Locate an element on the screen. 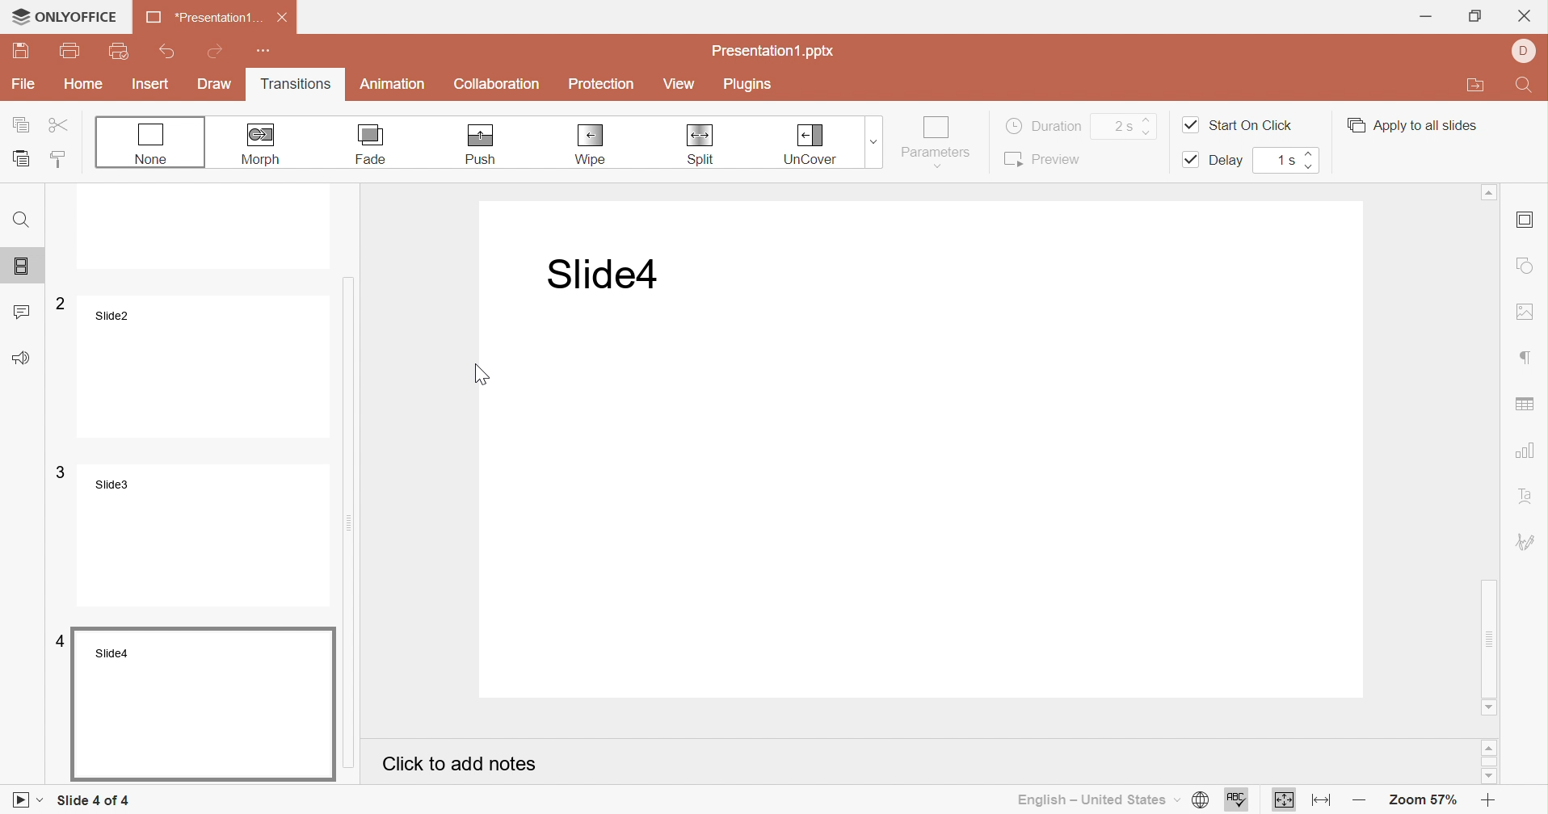 Image resolution: width=1548 pixels, height=814 pixels. Minimize is located at coordinates (1426, 17).